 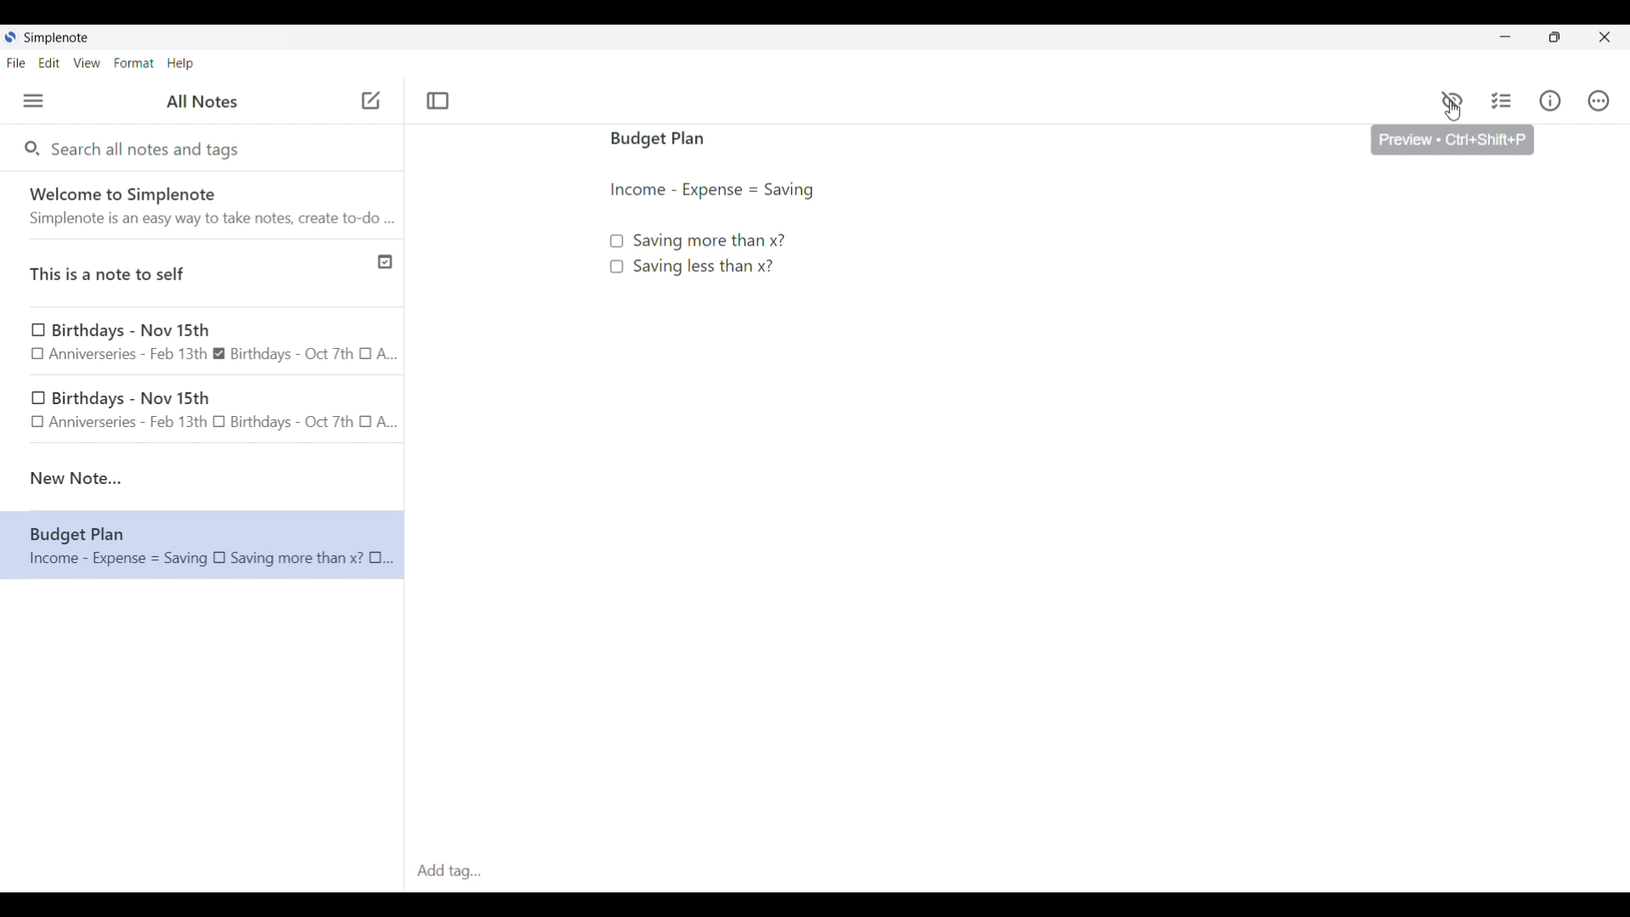 What do you see at coordinates (1453, 140) in the screenshot?
I see `Description of selected icon` at bounding box center [1453, 140].